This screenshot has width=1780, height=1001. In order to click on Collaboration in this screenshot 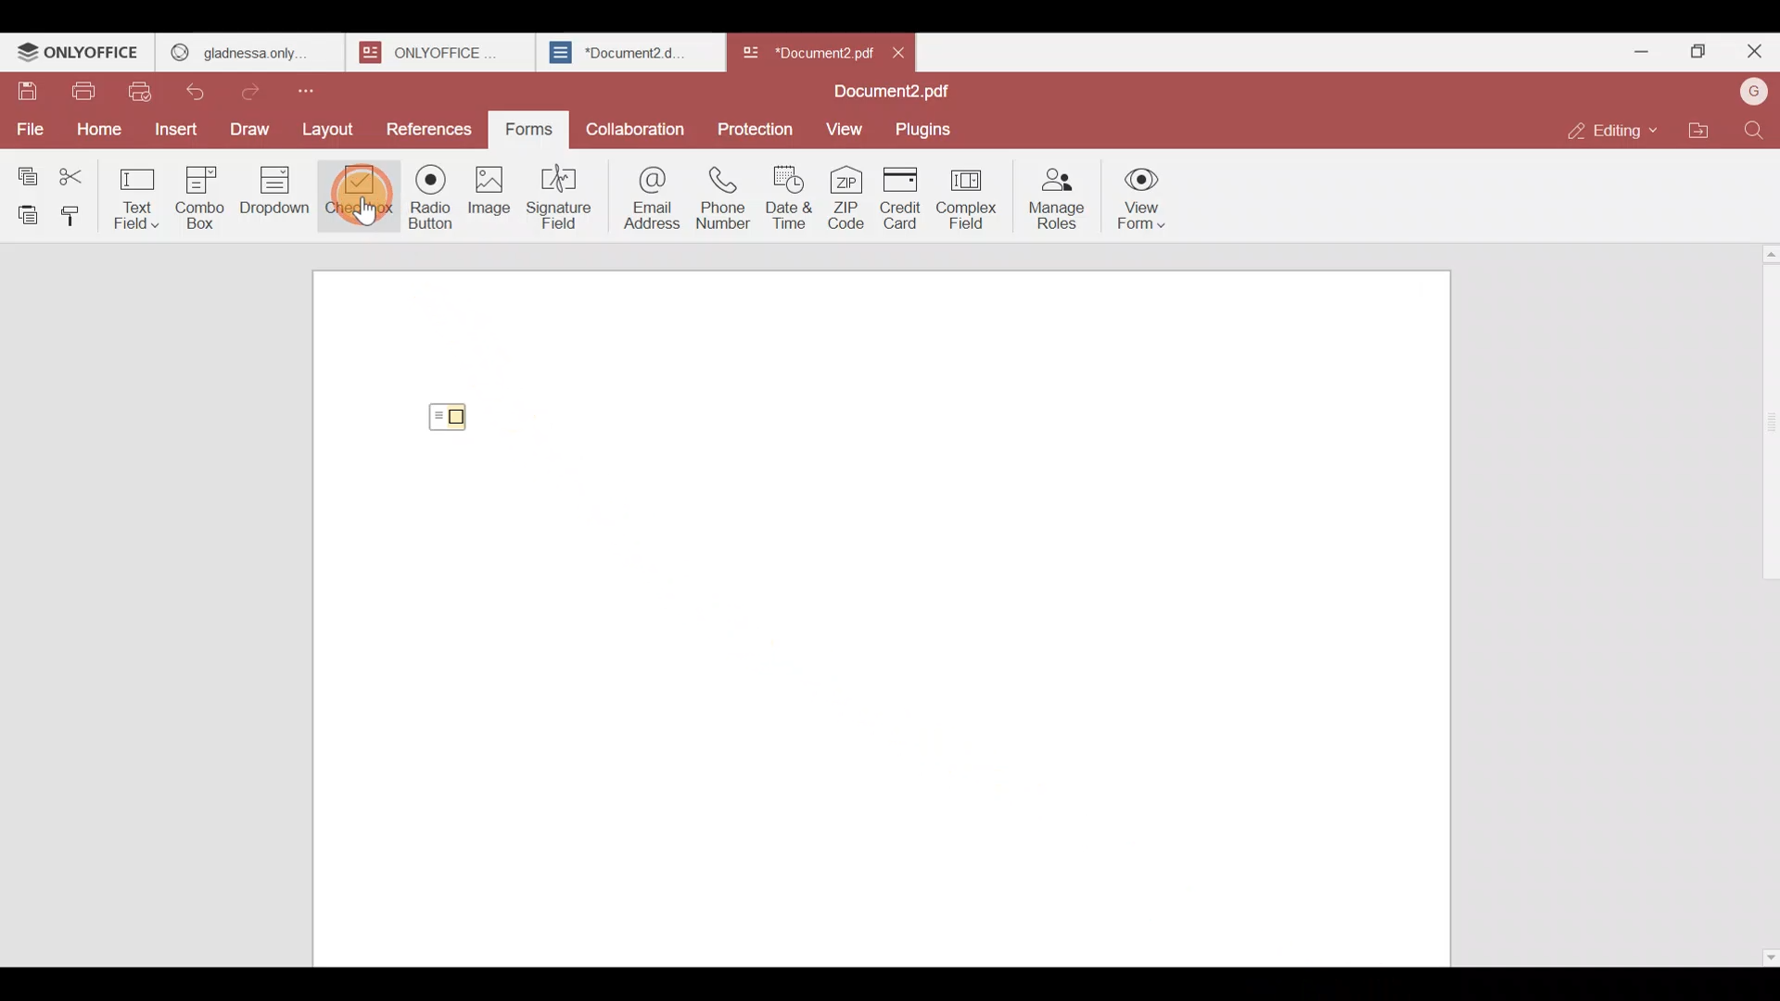, I will do `click(637, 124)`.